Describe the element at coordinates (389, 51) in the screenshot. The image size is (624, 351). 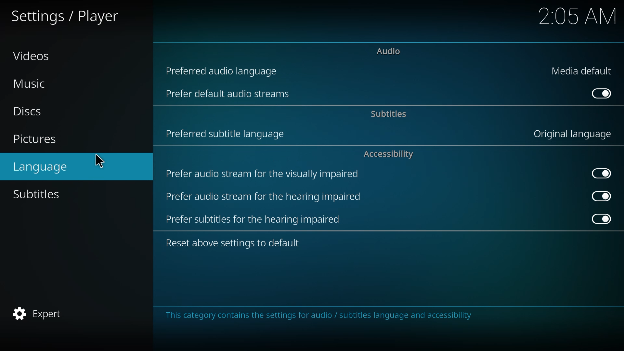
I see `audio` at that location.